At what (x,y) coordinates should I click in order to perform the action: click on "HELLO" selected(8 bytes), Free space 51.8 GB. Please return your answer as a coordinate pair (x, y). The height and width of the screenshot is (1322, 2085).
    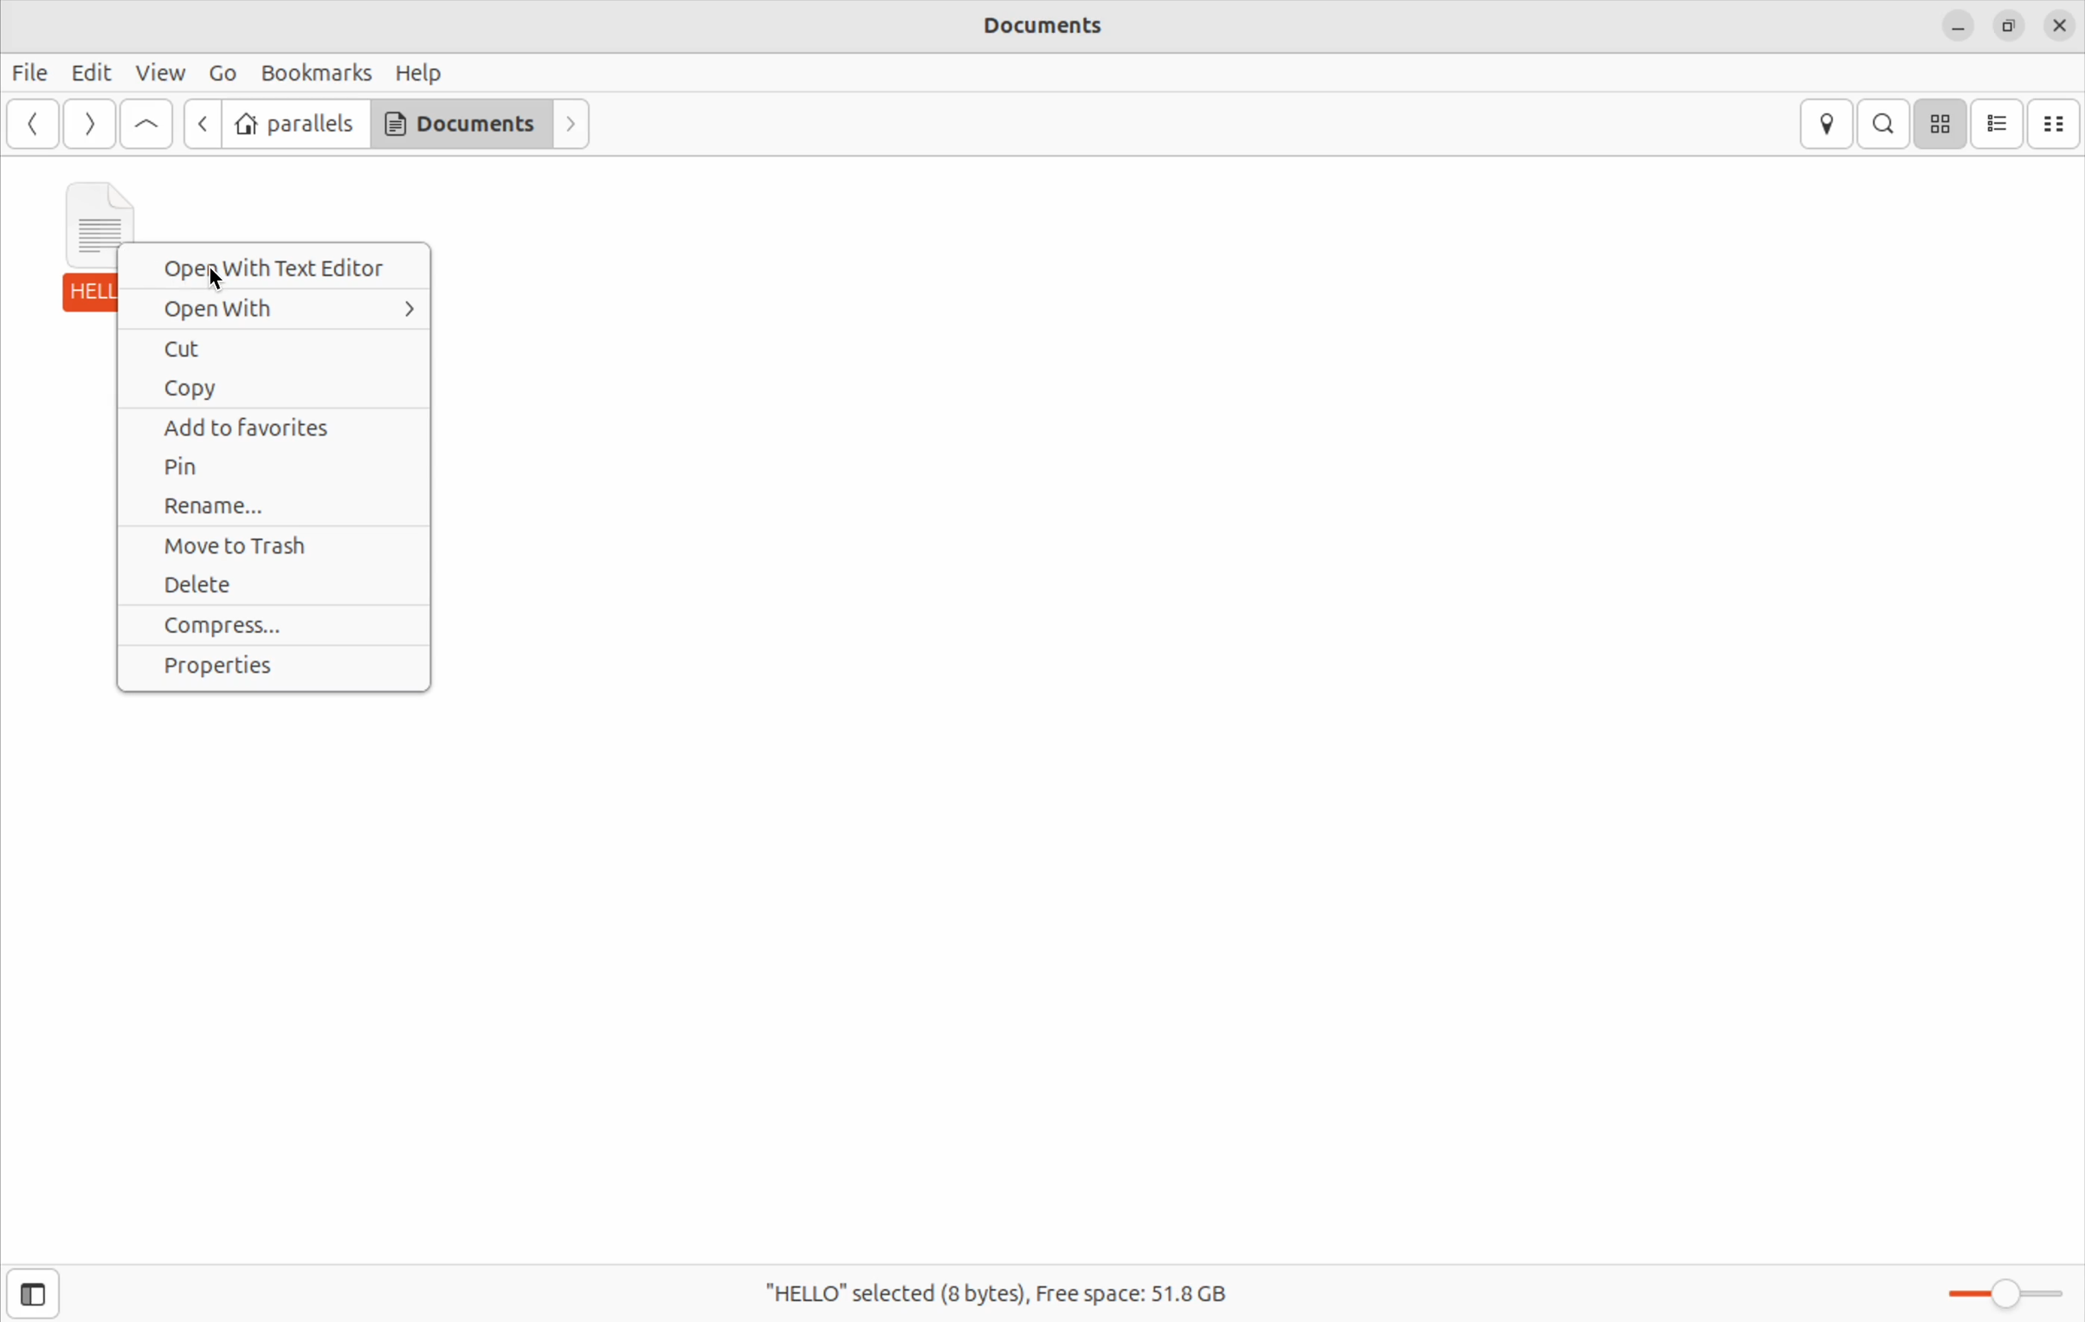
    Looking at the image, I should click on (1014, 1294).